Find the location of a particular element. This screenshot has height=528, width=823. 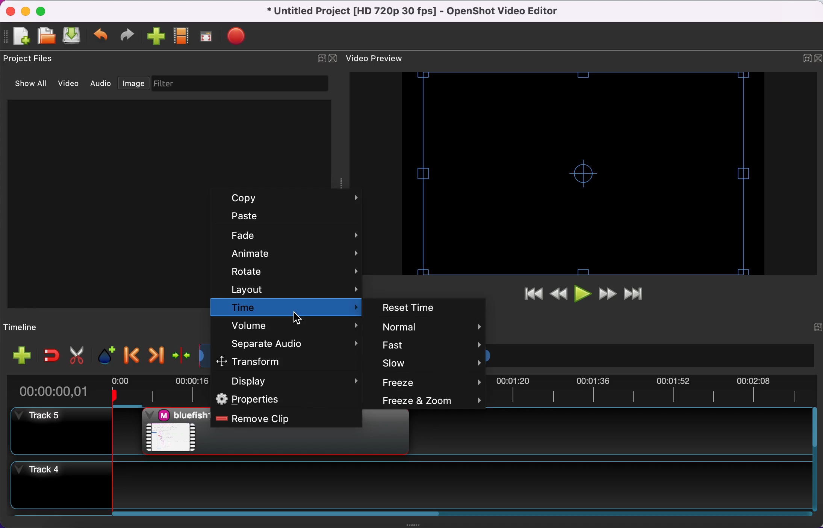

expand/hide is located at coordinates (799, 59).